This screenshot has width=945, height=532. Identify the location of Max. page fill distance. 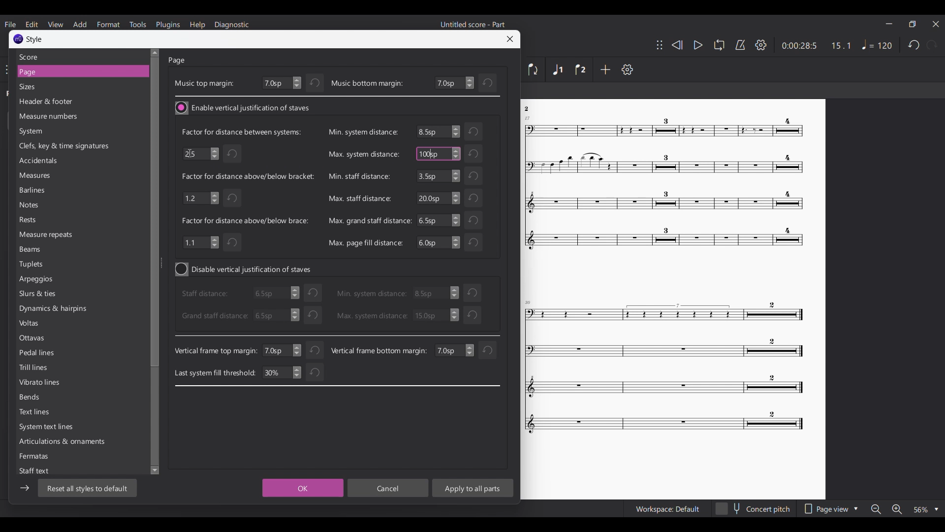
(365, 242).